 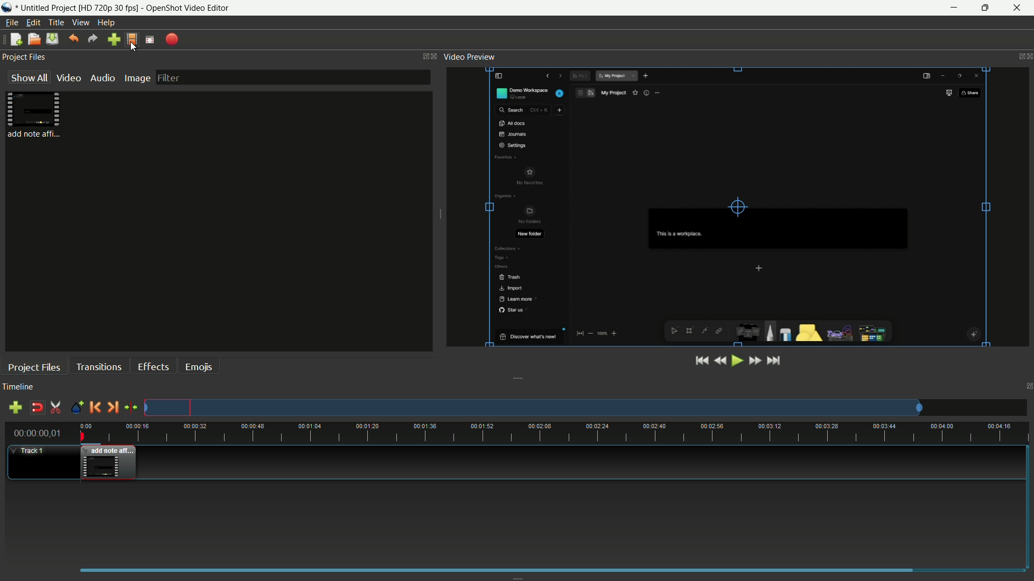 I want to click on project file, so click(x=36, y=115).